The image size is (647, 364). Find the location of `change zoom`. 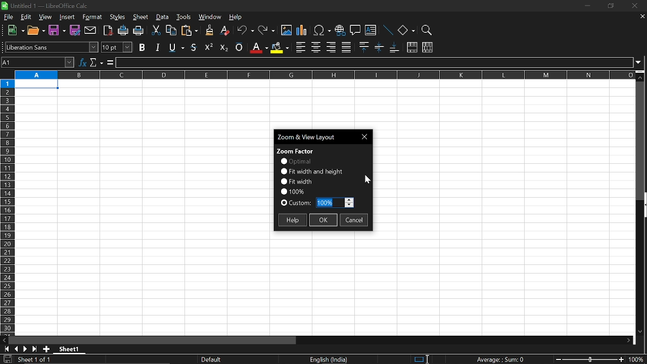

change zoom is located at coordinates (589, 360).